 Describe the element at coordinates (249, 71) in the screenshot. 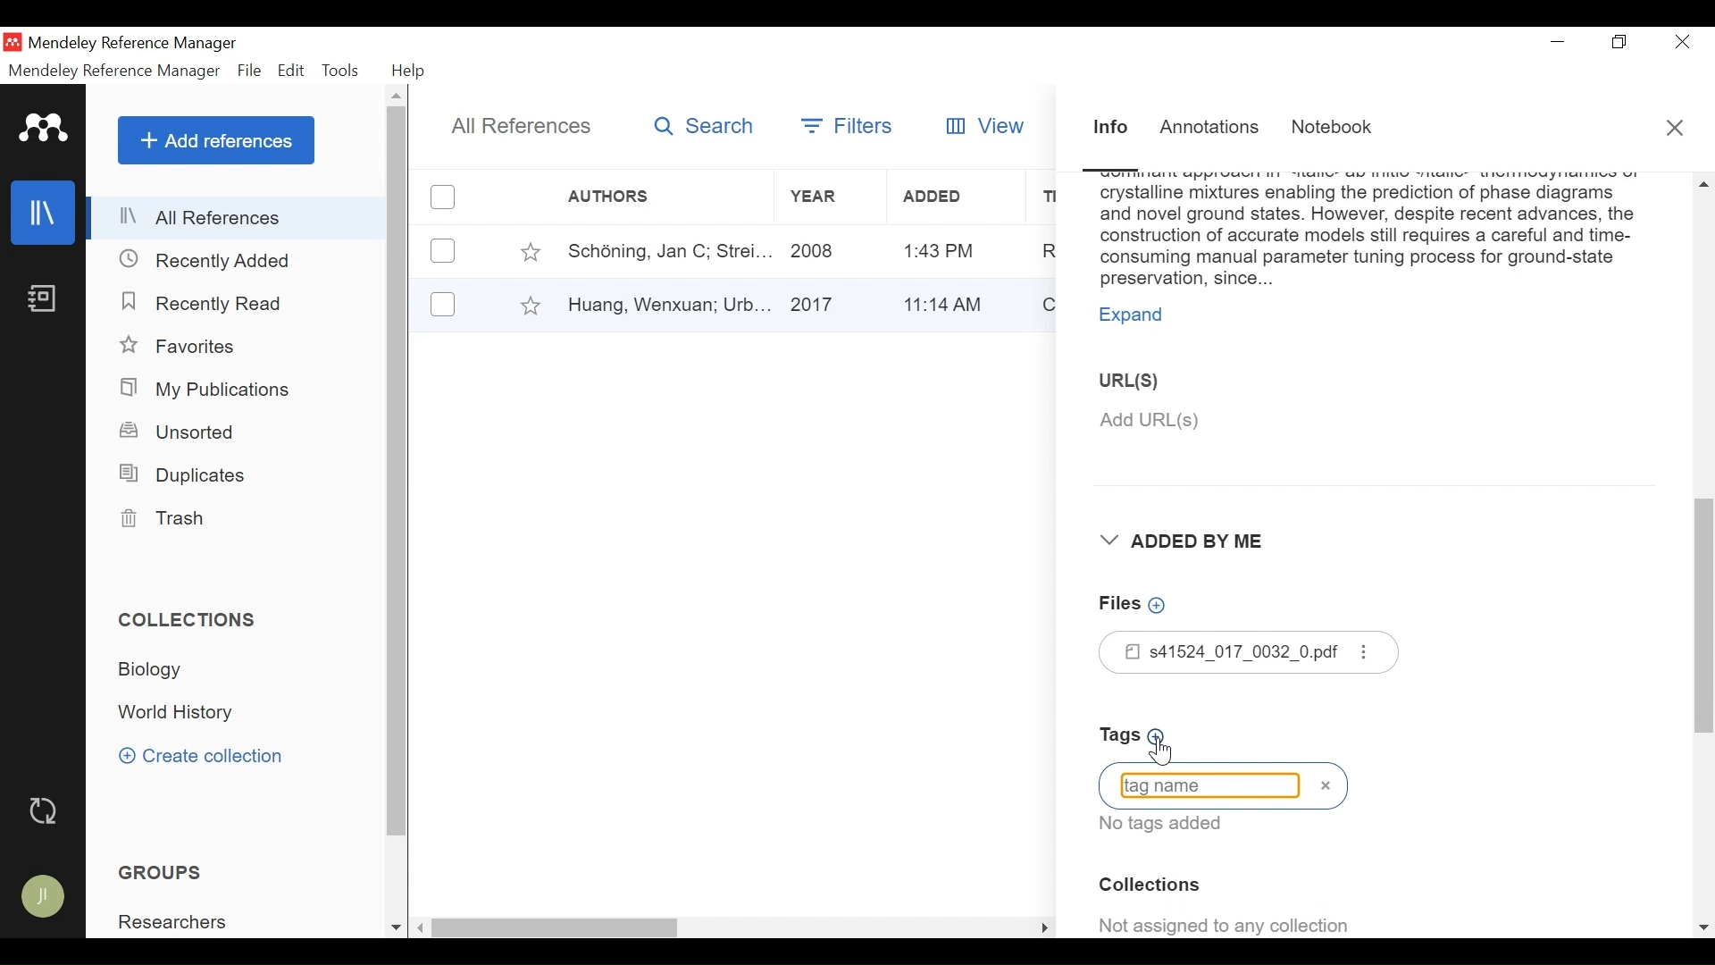

I see `File` at that location.